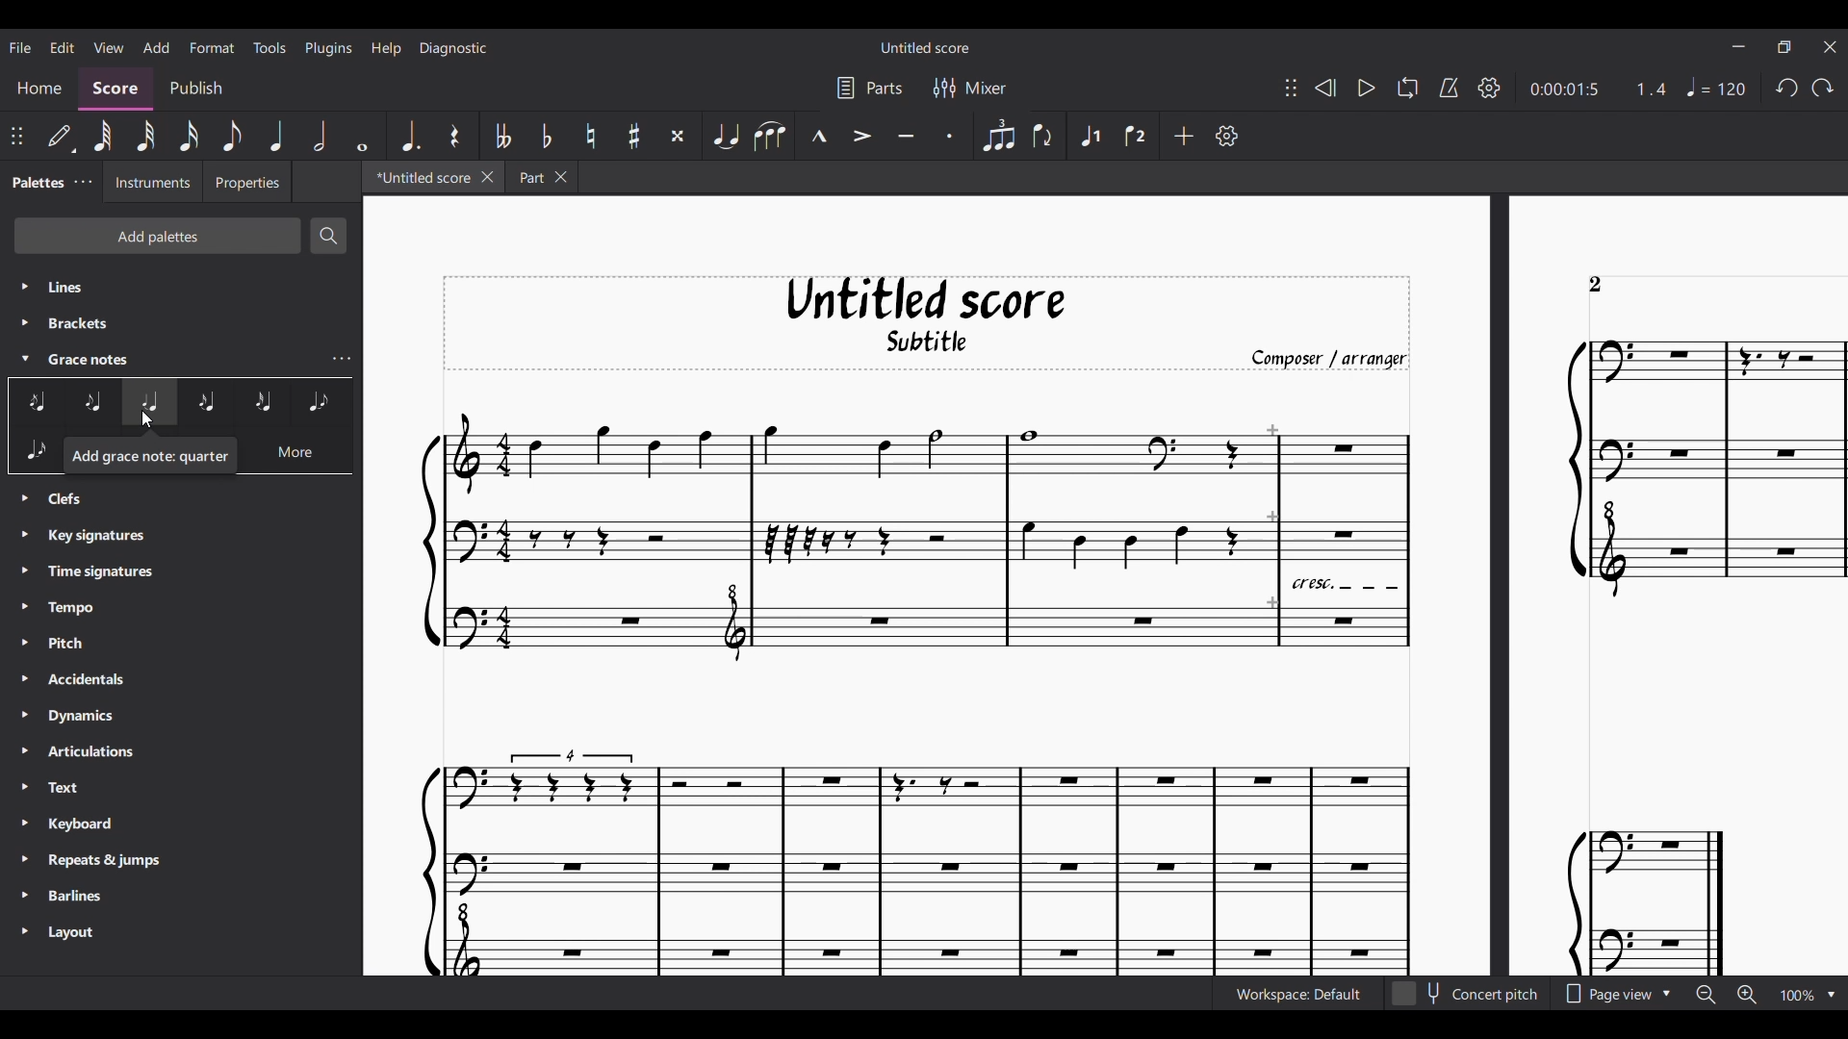  What do you see at coordinates (1323, 87) in the screenshot?
I see `Rewind` at bounding box center [1323, 87].